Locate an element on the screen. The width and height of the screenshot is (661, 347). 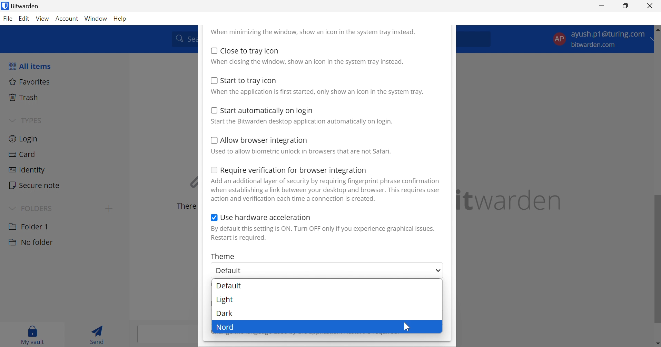
bitwarden is located at coordinates (511, 200).